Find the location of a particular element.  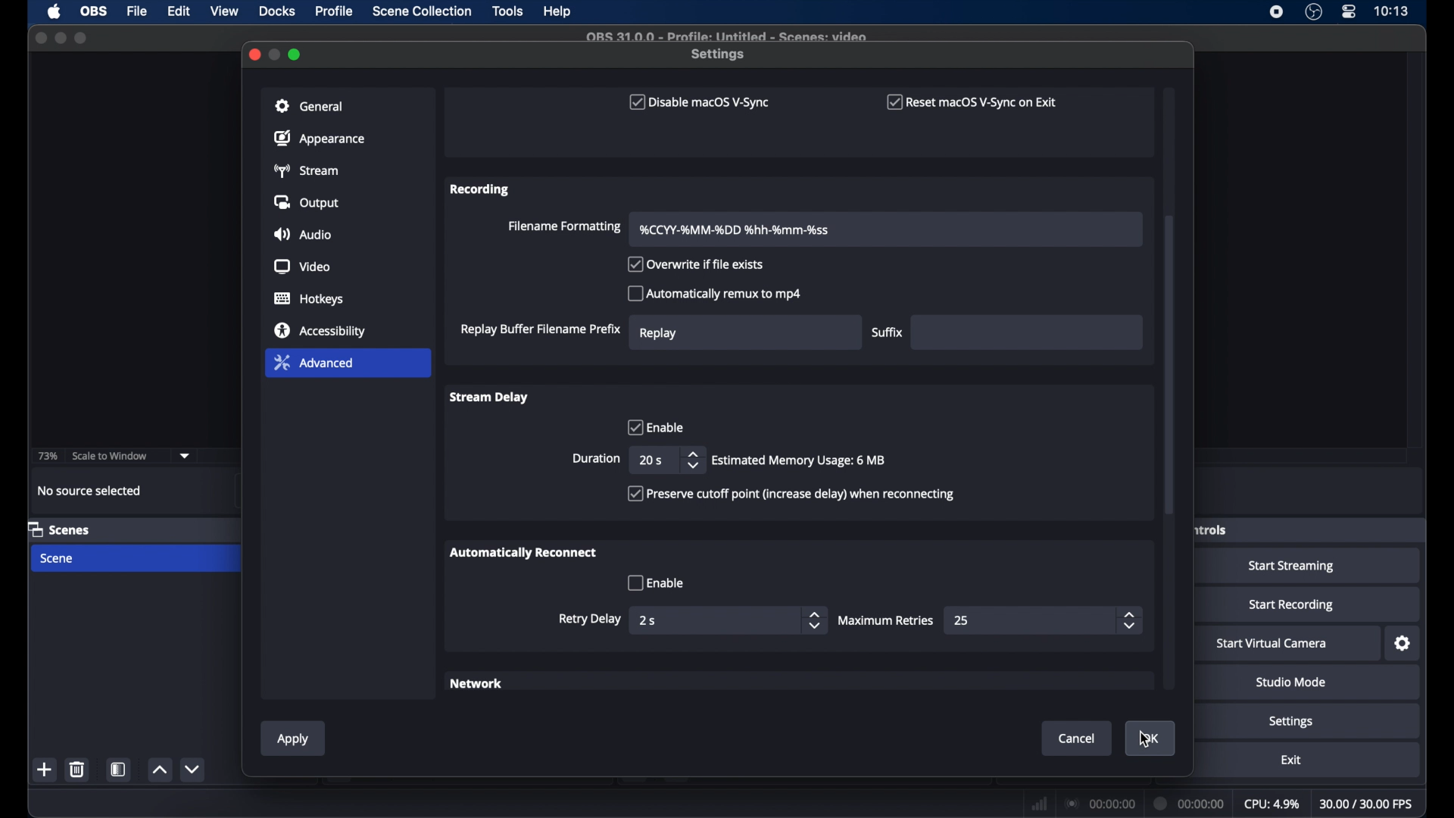

minimize is located at coordinates (60, 38).